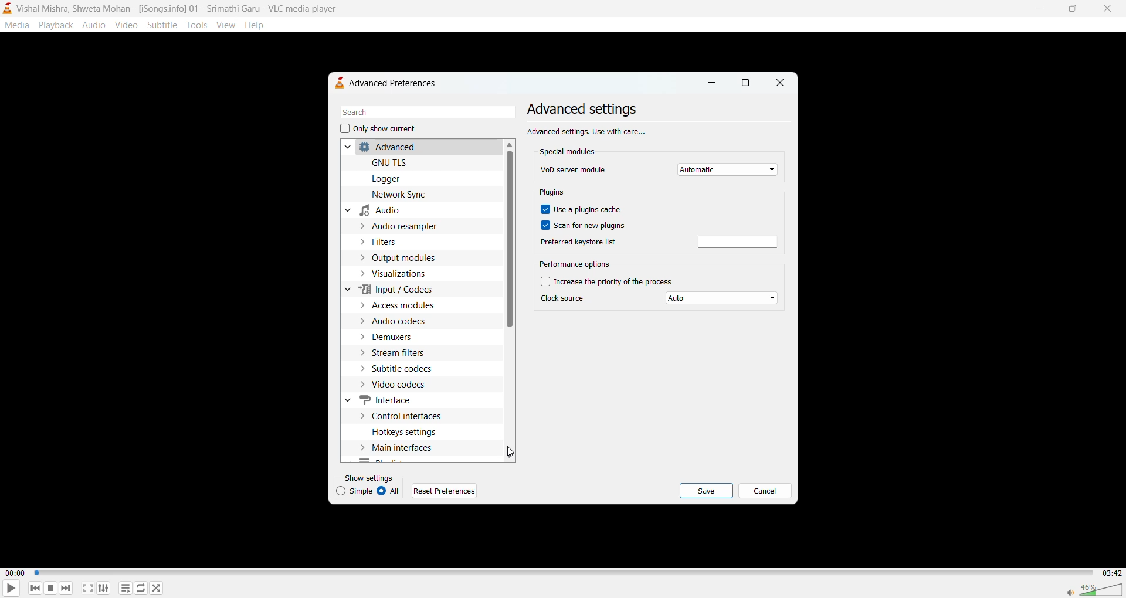 This screenshot has height=598, width=1126. What do you see at coordinates (446, 491) in the screenshot?
I see `reset preferences` at bounding box center [446, 491].